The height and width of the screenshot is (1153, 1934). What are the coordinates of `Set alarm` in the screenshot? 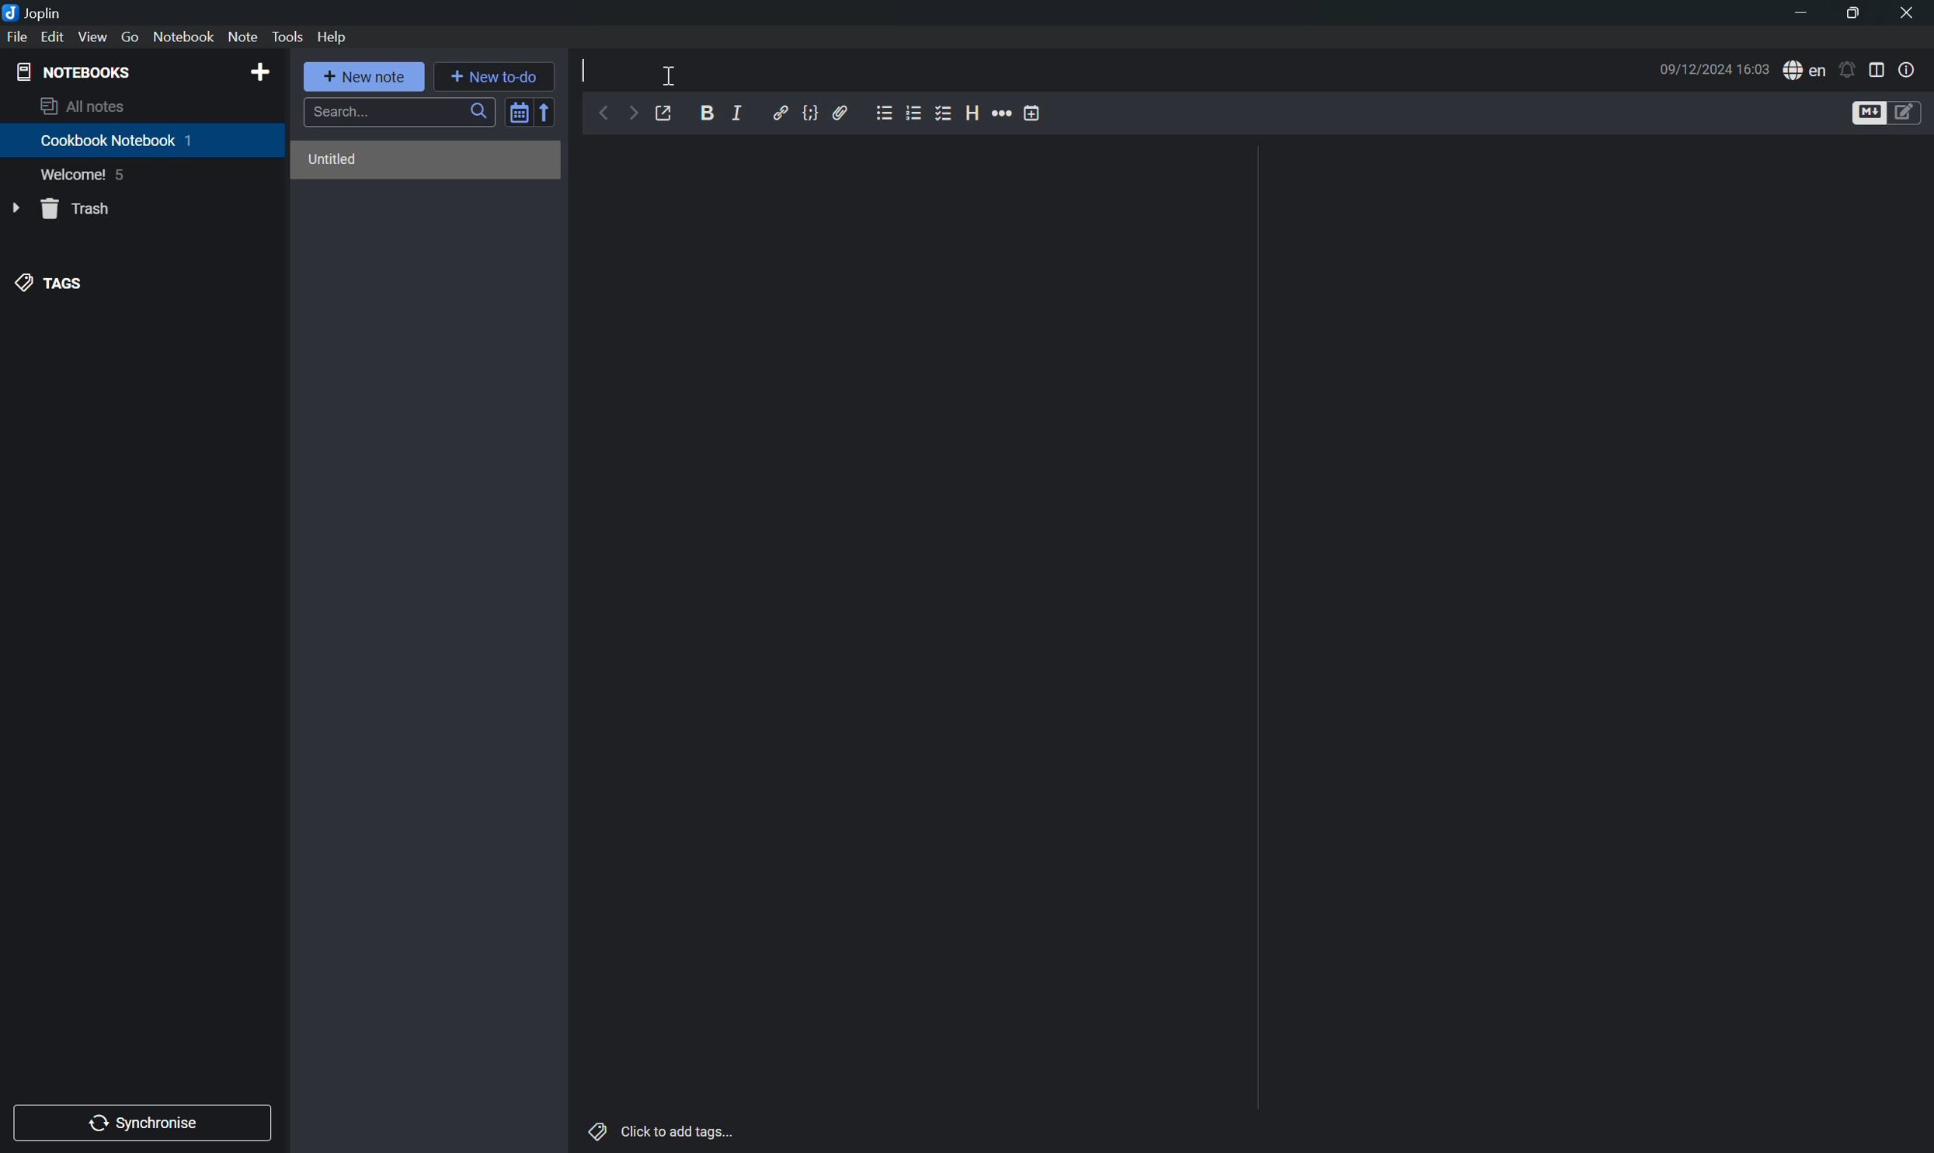 It's located at (1851, 68).